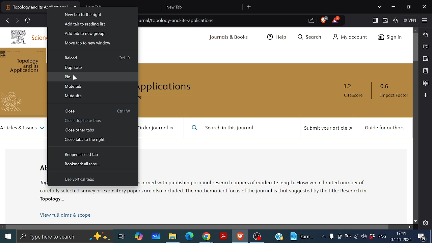 The width and height of the screenshot is (432, 243). What do you see at coordinates (123, 111) in the screenshot?
I see `Close shortcut Ctrl+W` at bounding box center [123, 111].